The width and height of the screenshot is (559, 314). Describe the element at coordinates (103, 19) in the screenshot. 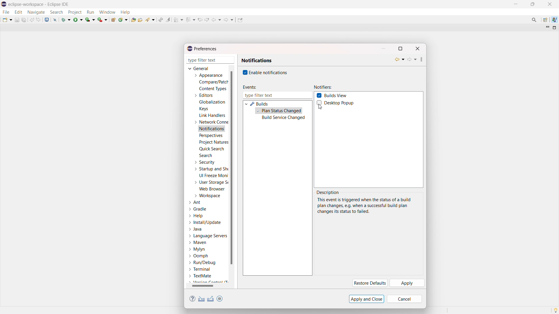

I see `run last tool` at that location.